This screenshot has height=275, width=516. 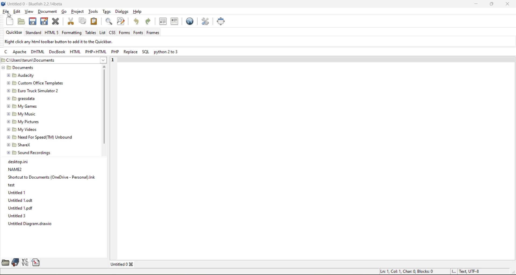 What do you see at coordinates (23, 98) in the screenshot?
I see `grassdata` at bounding box center [23, 98].